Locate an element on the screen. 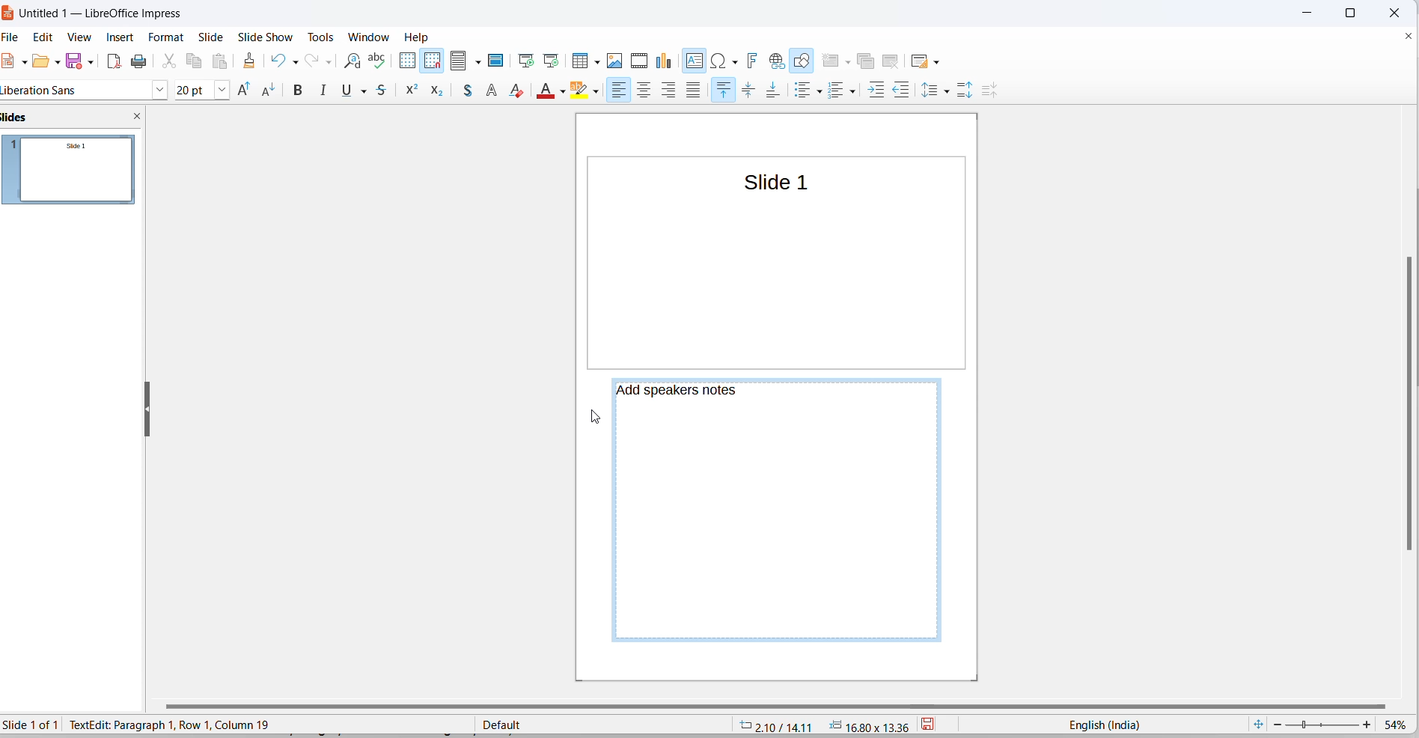 Image resolution: width=1419 pixels, height=738 pixels. callout shapes options is located at coordinates (467, 93).